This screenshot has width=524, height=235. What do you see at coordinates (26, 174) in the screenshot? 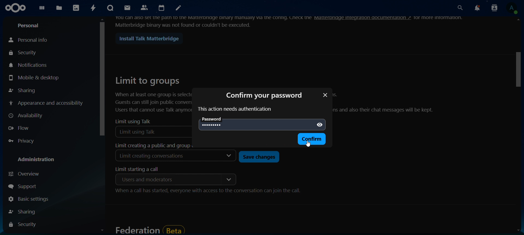
I see `overview` at bounding box center [26, 174].